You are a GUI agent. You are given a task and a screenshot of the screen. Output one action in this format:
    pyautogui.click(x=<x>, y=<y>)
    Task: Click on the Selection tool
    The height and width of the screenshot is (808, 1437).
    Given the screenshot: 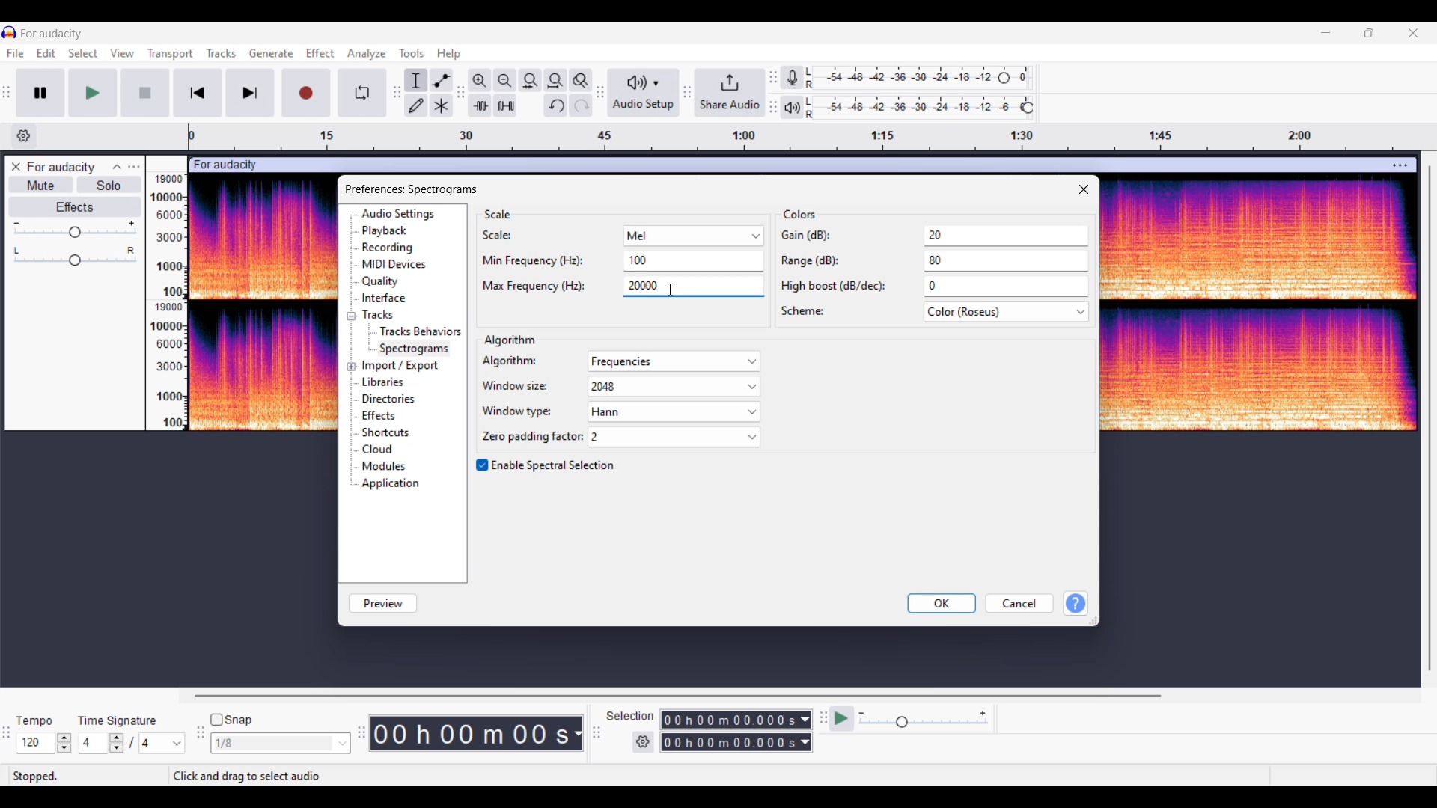 What is the action you would take?
    pyautogui.click(x=417, y=81)
    